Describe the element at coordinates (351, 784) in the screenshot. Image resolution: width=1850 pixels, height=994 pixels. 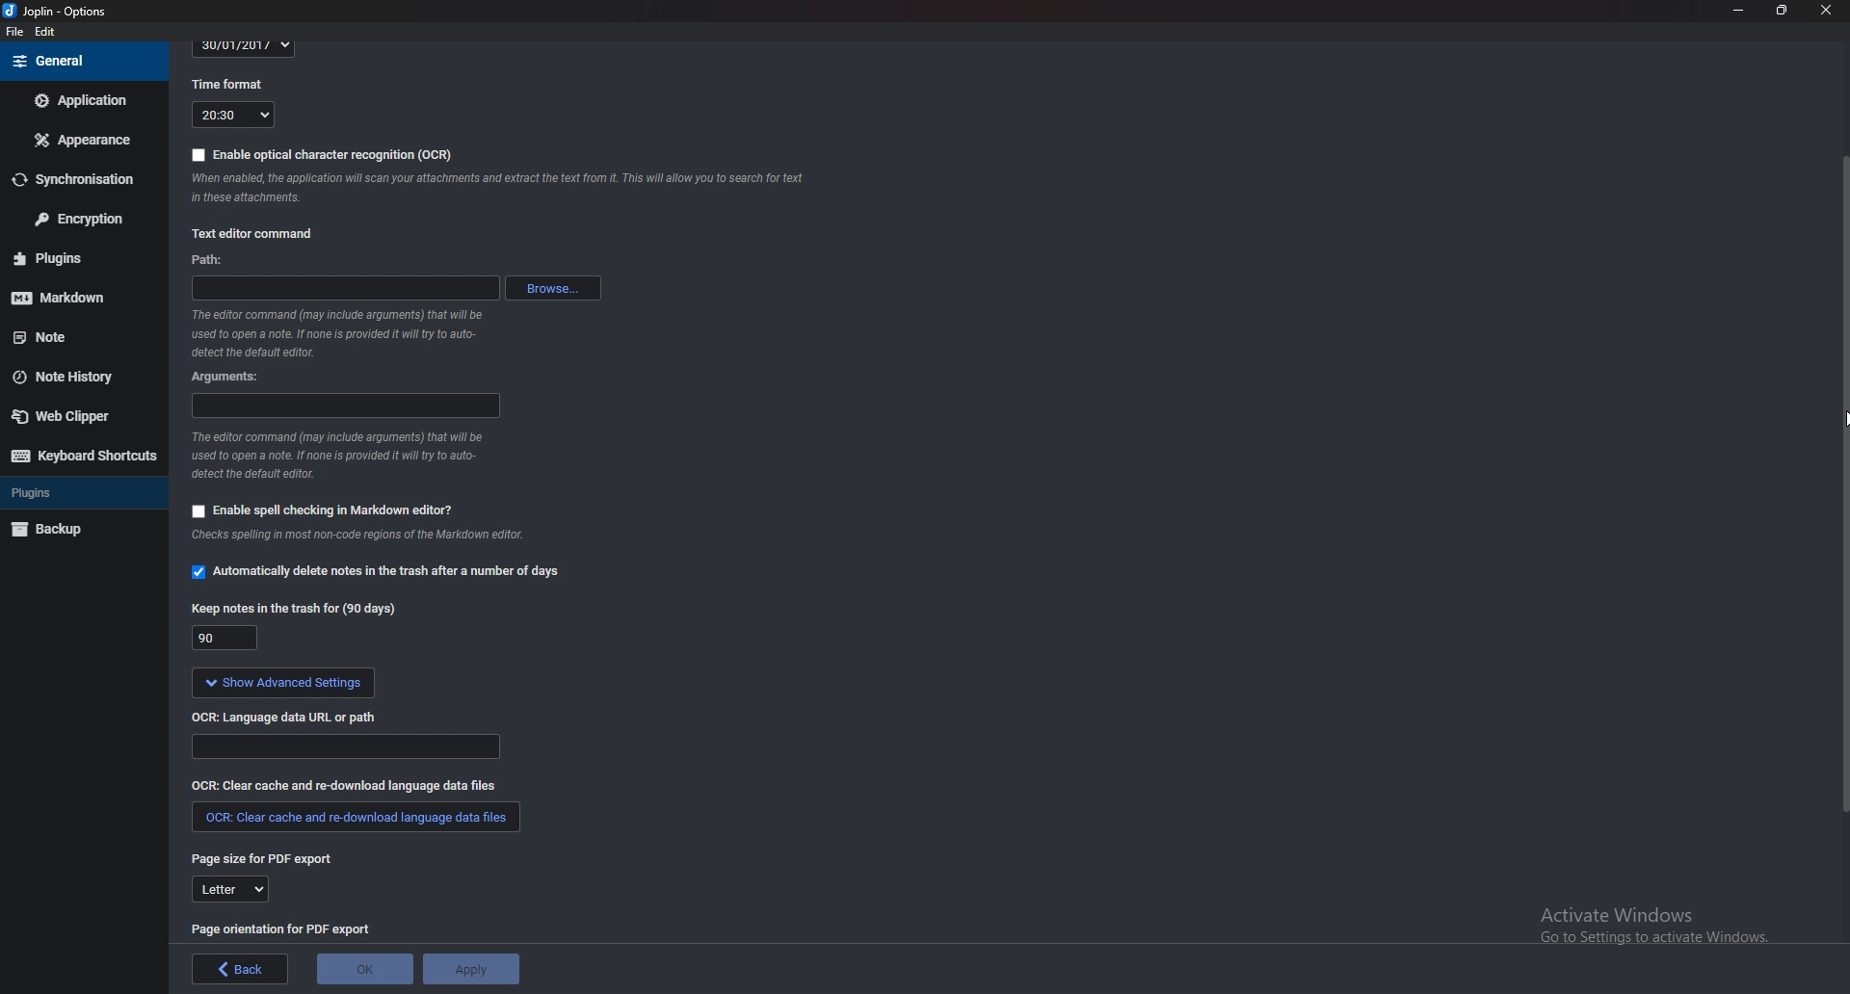
I see `Clear cache and redownload Language data` at that location.